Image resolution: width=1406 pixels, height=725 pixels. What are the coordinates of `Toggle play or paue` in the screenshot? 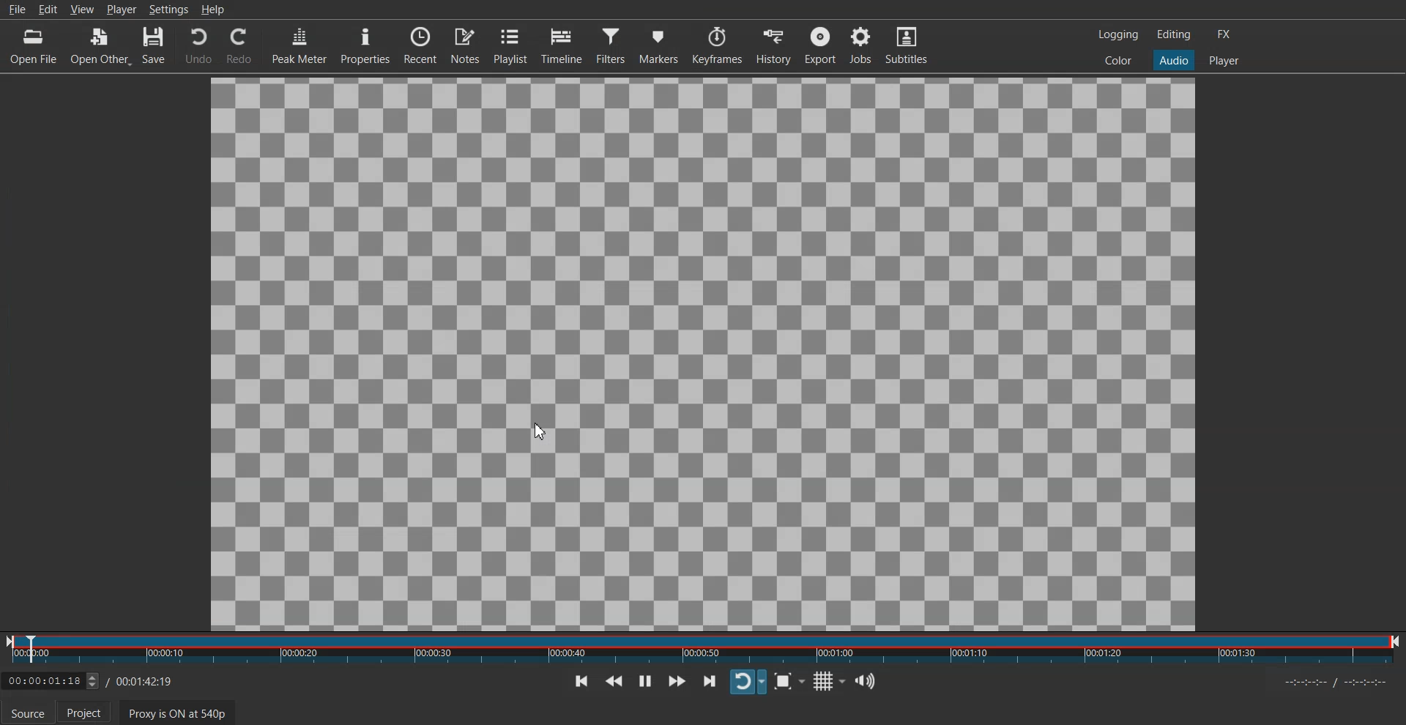 It's located at (644, 680).